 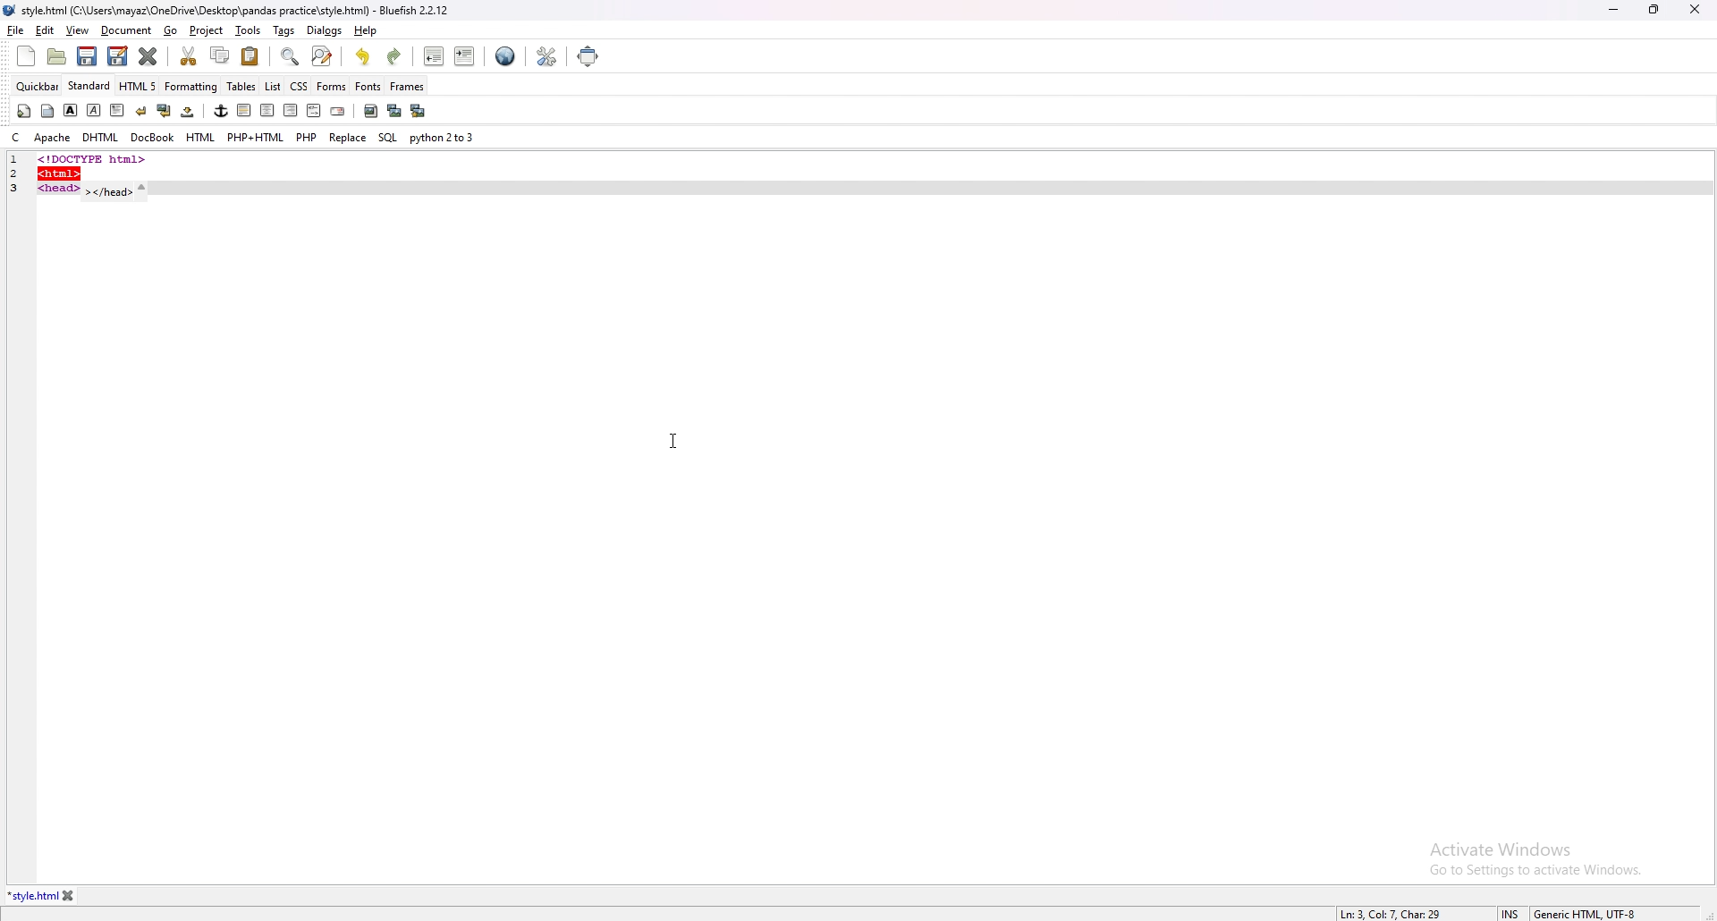 I want to click on tools, so click(x=249, y=30).